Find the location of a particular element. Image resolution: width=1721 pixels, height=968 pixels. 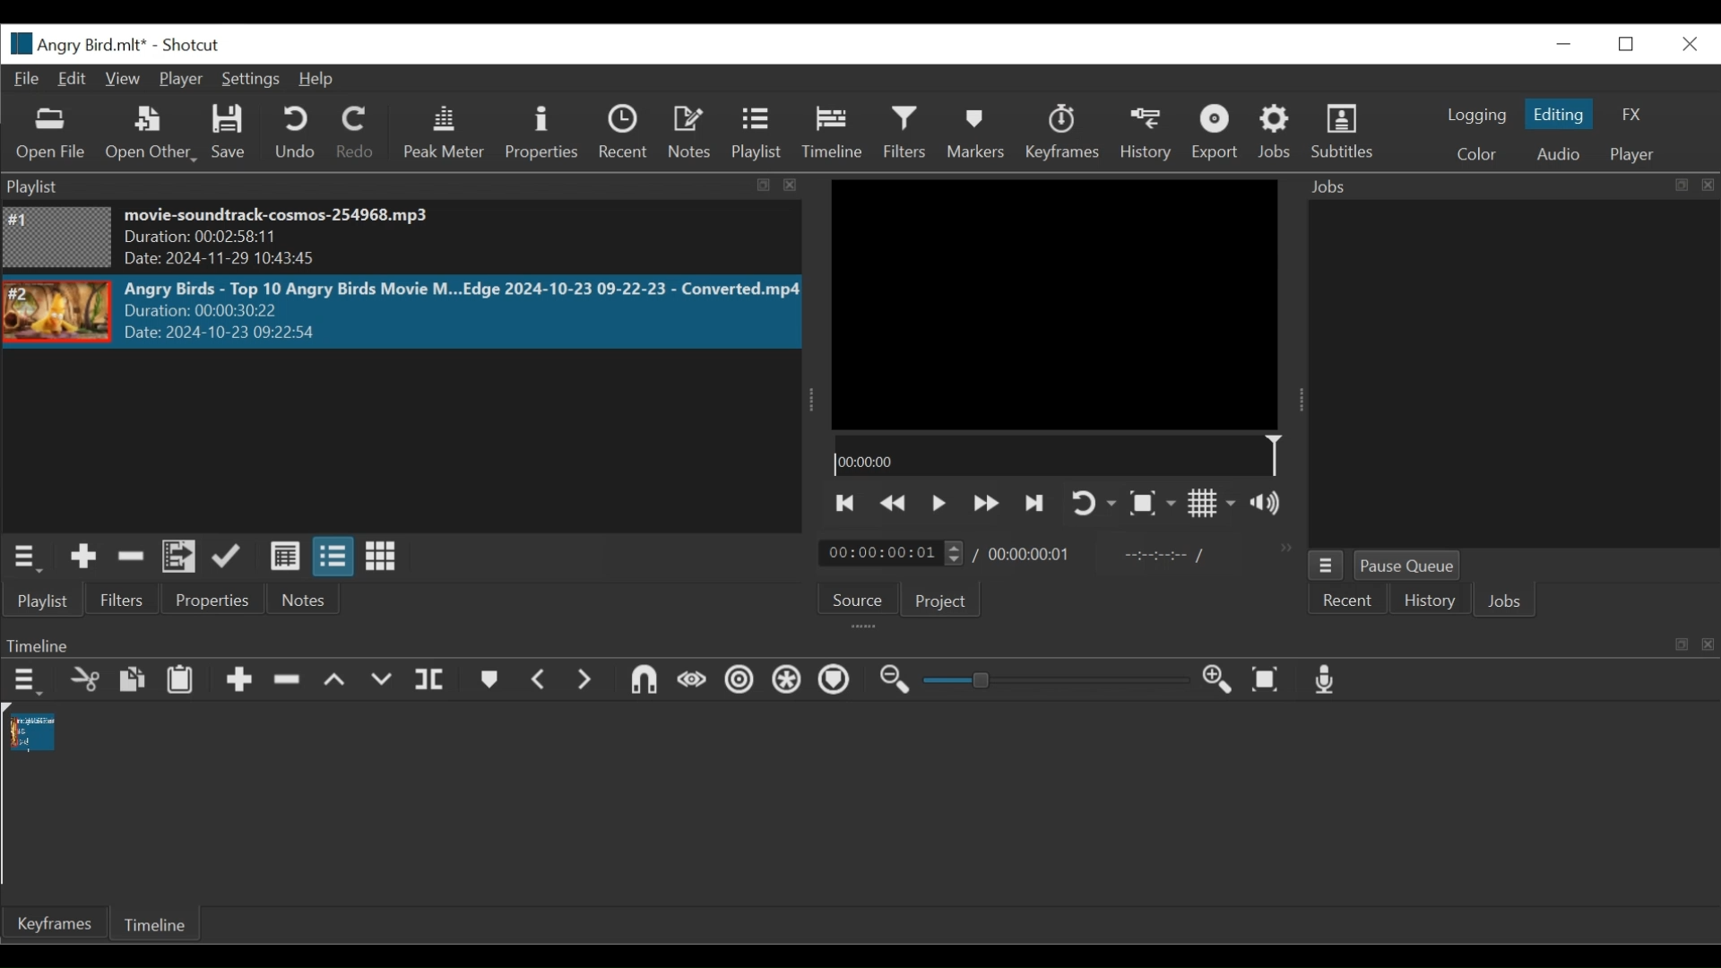

Close is located at coordinates (1690, 41).